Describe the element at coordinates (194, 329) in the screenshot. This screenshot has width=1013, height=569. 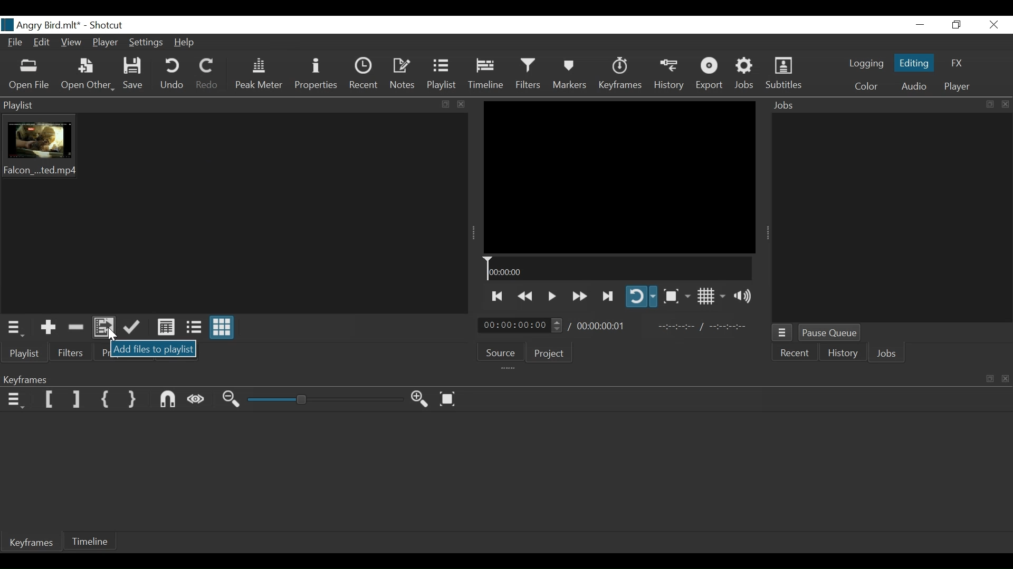
I see `View as Files` at that location.